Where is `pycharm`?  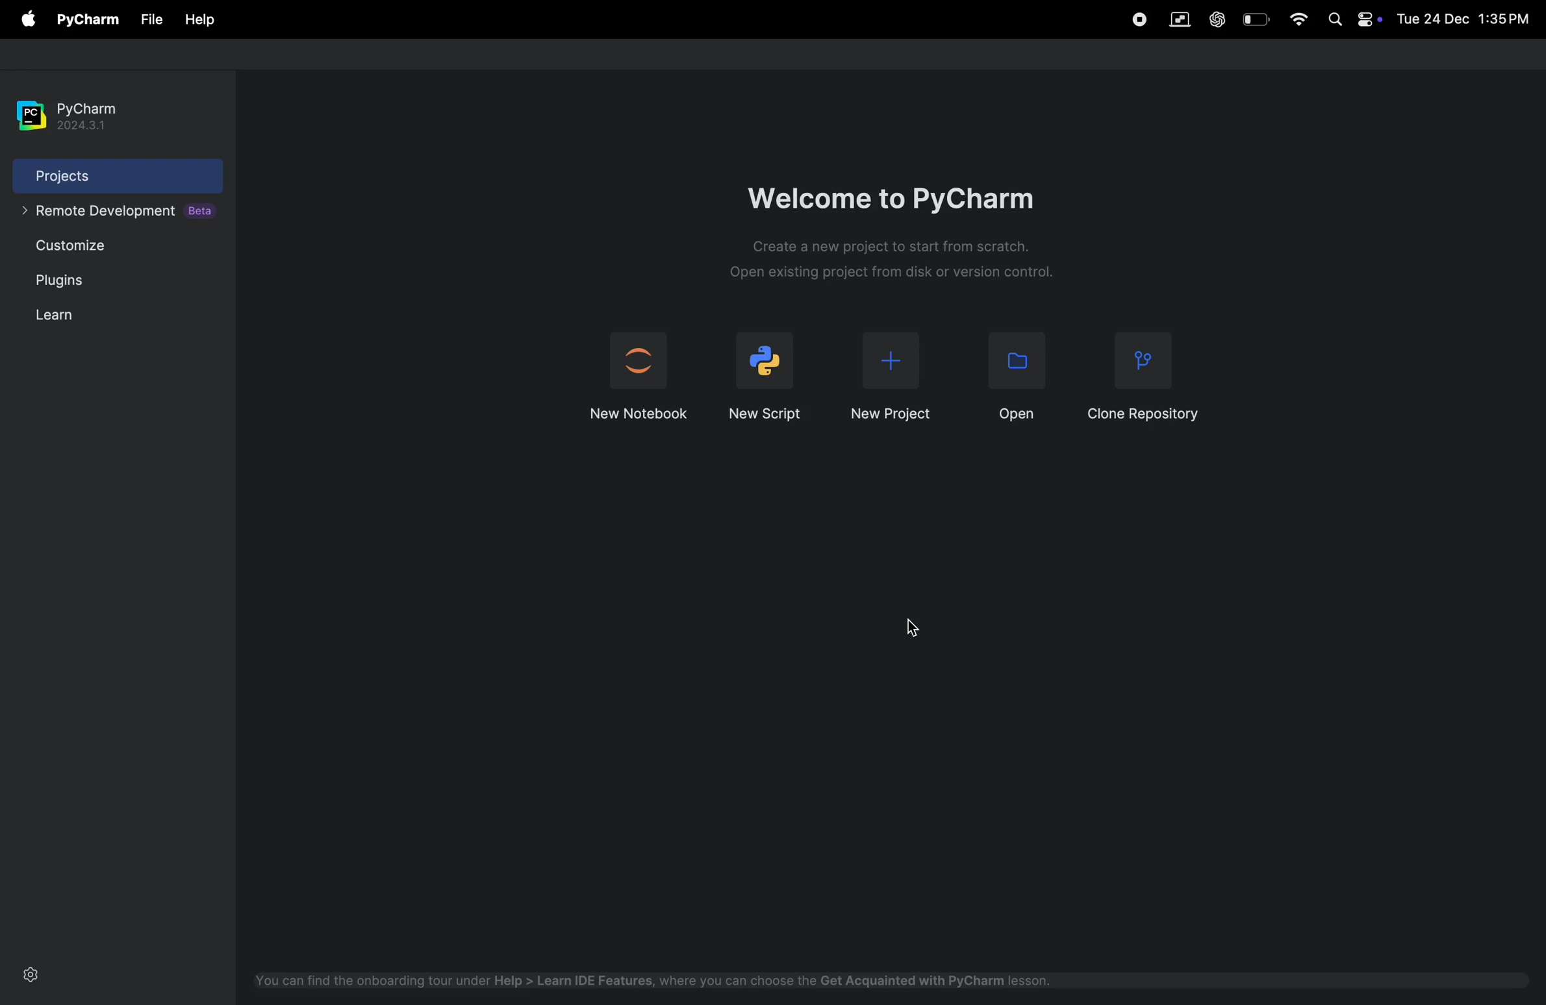 pycharm is located at coordinates (83, 20).